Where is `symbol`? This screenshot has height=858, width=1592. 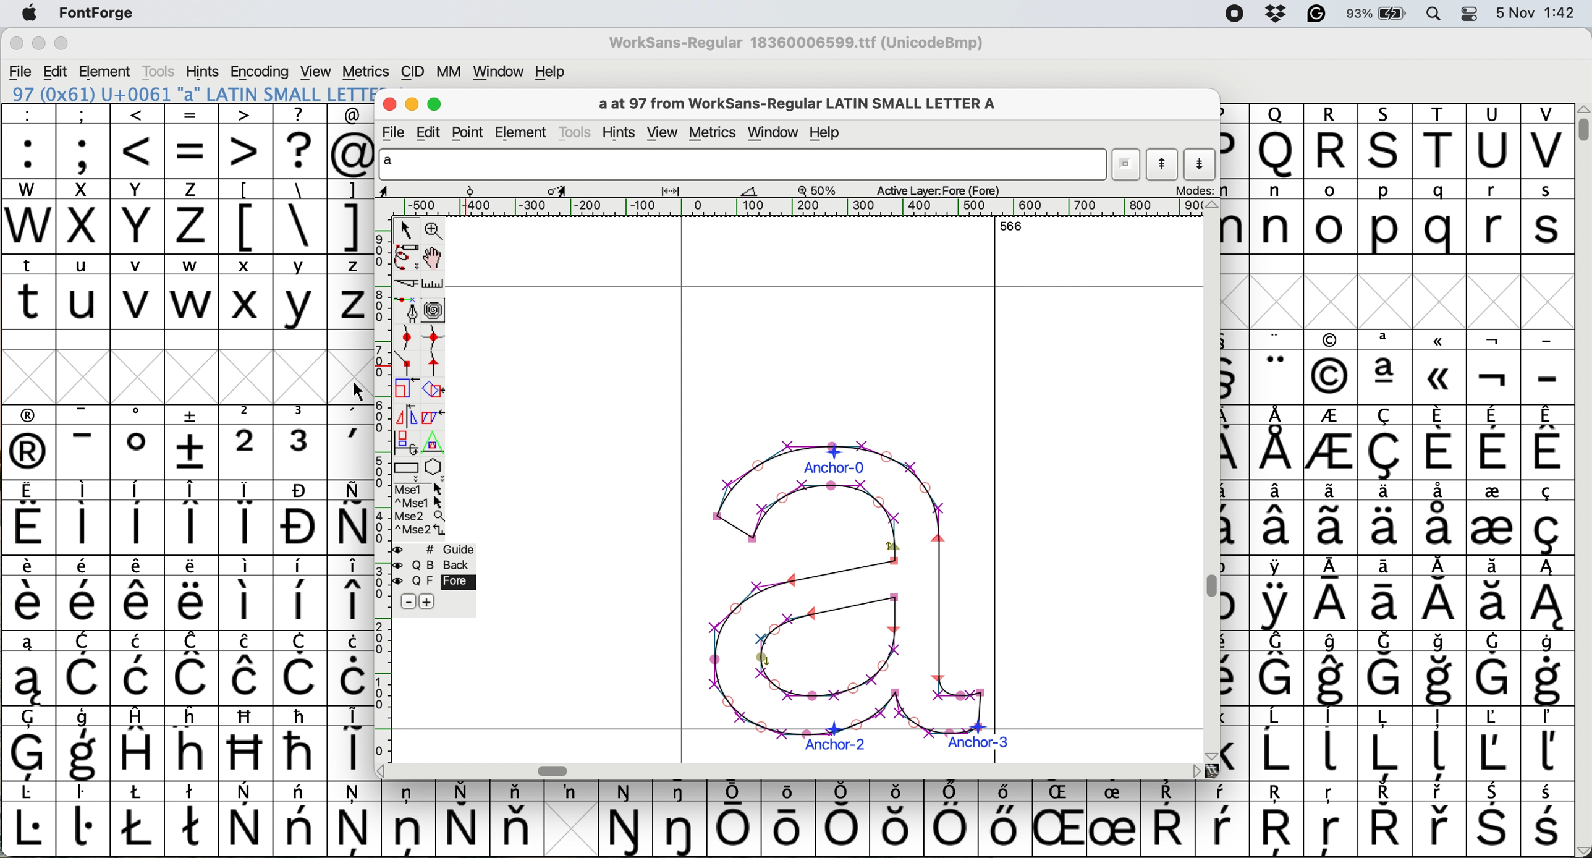 symbol is located at coordinates (1386, 367).